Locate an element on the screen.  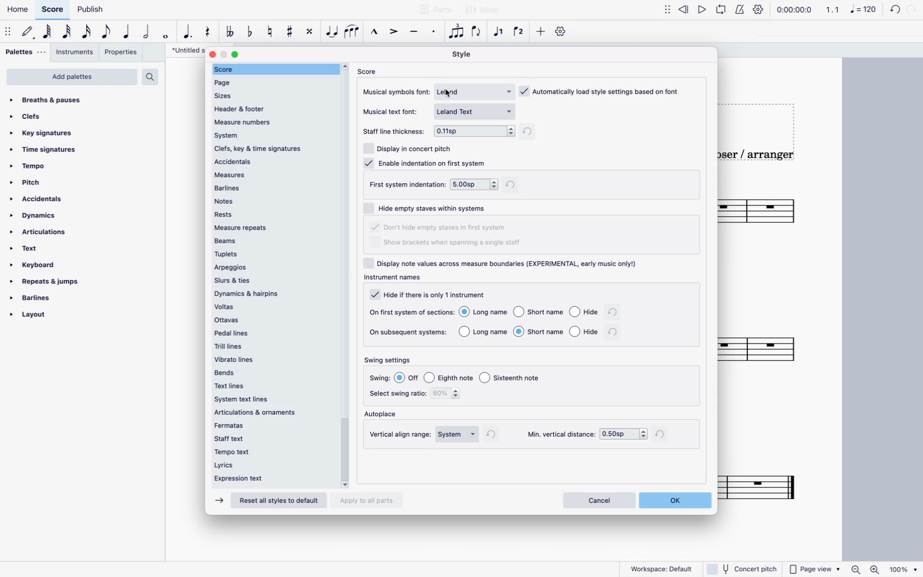
move is located at coordinates (8, 31).